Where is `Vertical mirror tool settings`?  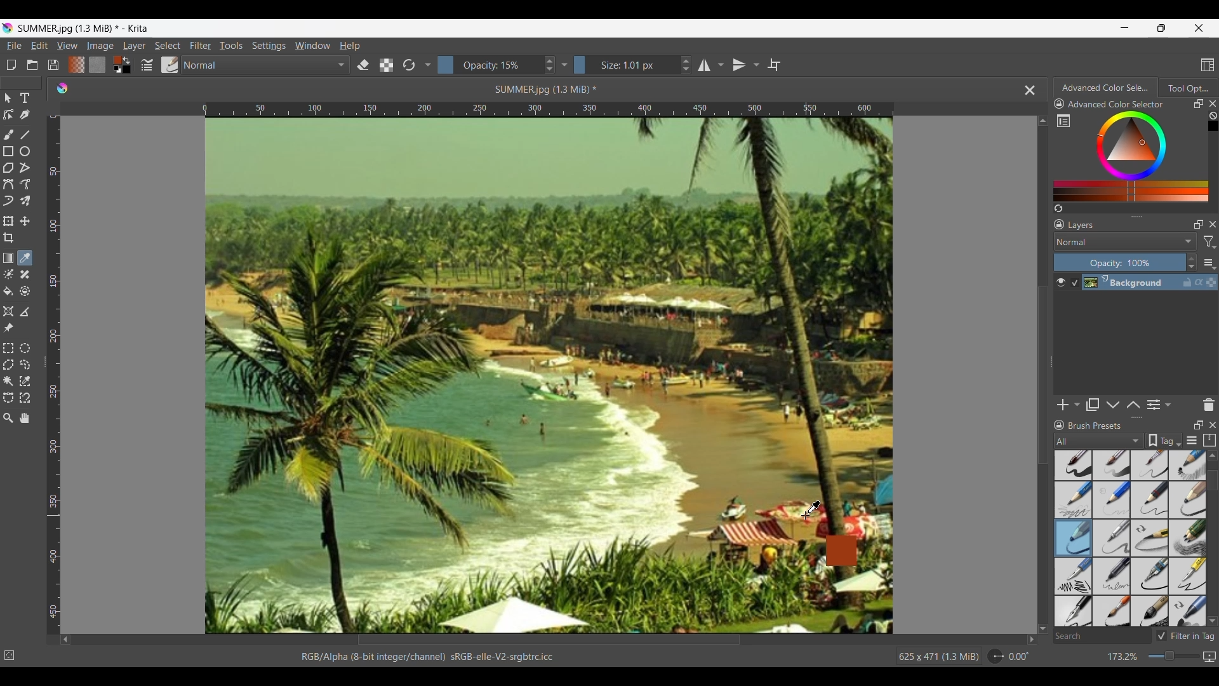 Vertical mirror tool settings is located at coordinates (756, 65).